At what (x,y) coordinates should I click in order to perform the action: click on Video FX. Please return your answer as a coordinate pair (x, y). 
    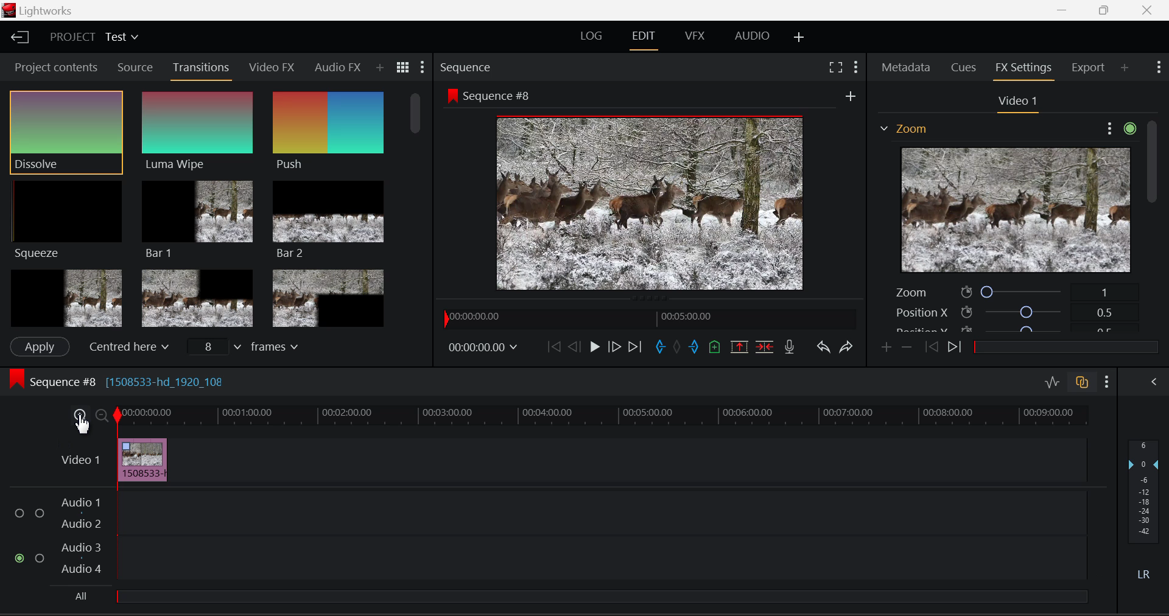
    Looking at the image, I should click on (272, 66).